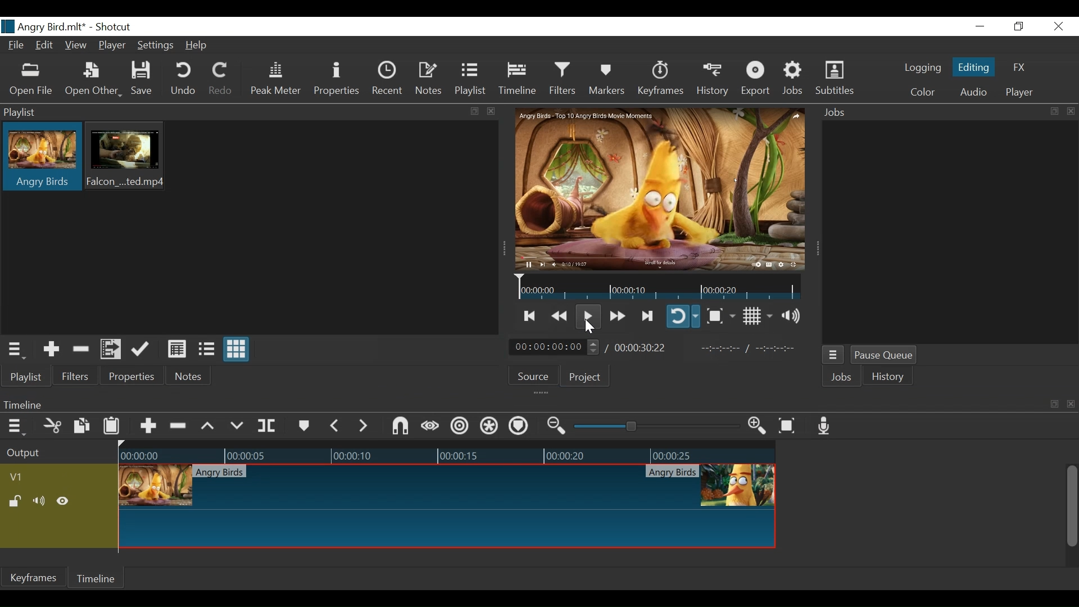 This screenshot has width=1079, height=607. I want to click on Cut, so click(52, 425).